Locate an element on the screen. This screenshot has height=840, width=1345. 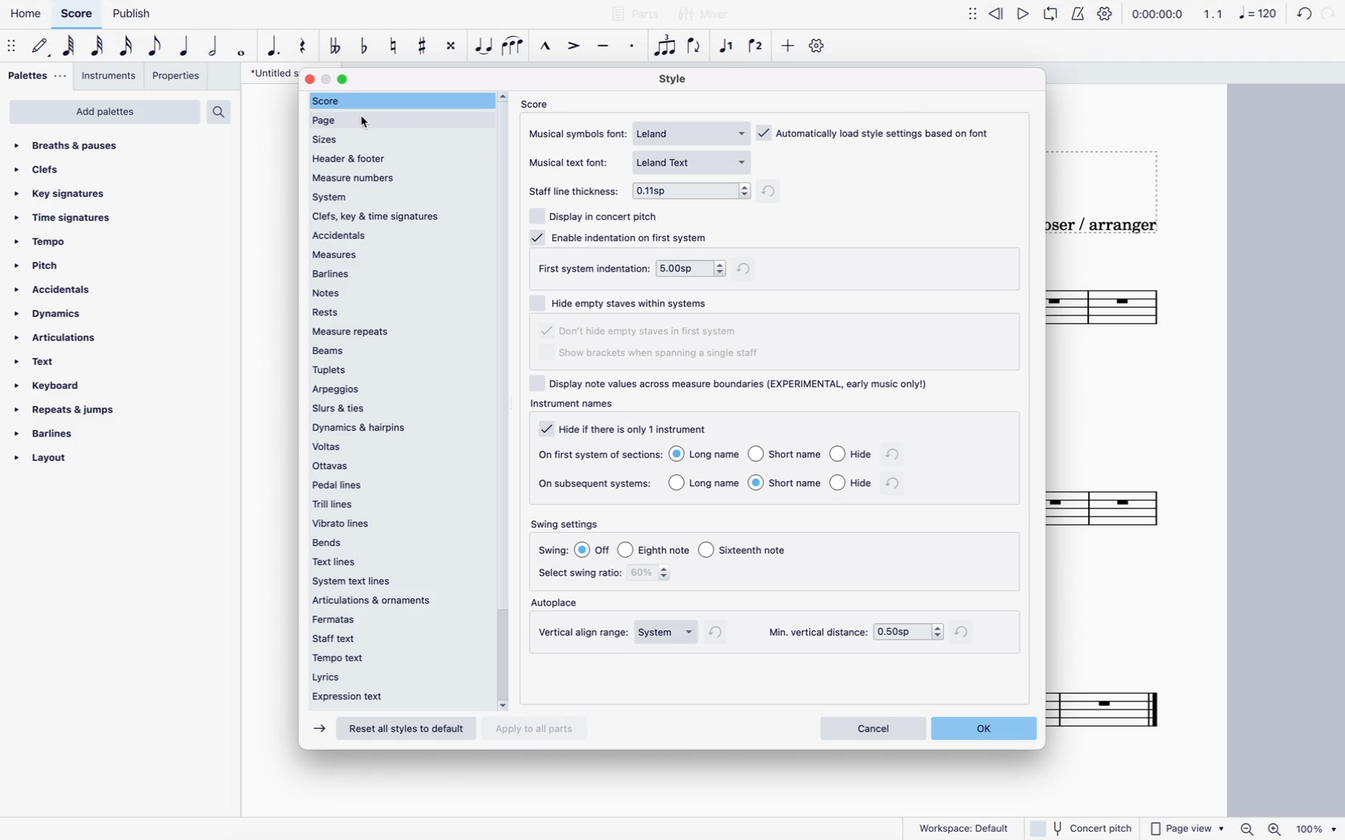
dynamics & hairpins is located at coordinates (395, 426).